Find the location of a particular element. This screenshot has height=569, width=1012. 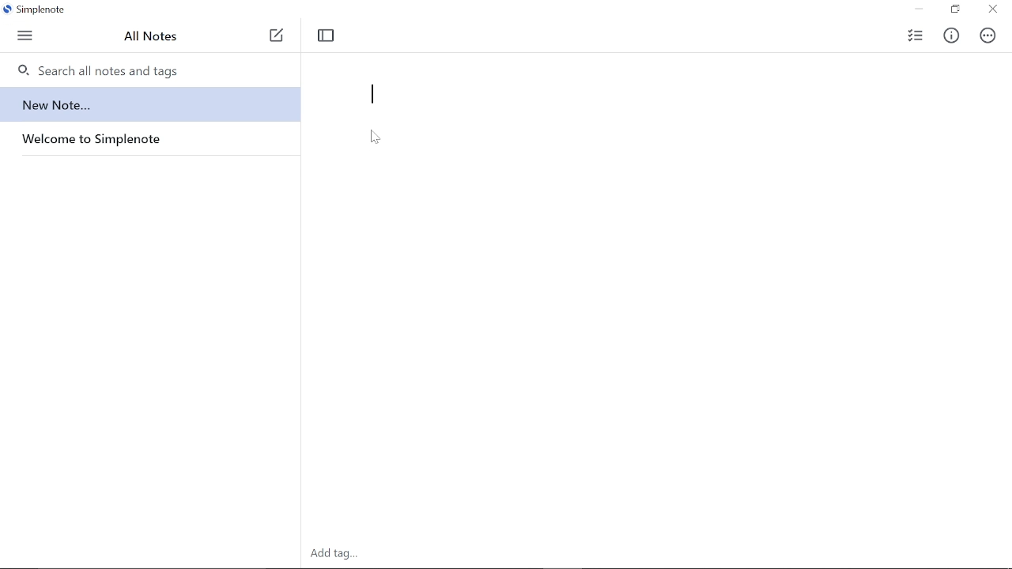

Minimize is located at coordinates (917, 10).